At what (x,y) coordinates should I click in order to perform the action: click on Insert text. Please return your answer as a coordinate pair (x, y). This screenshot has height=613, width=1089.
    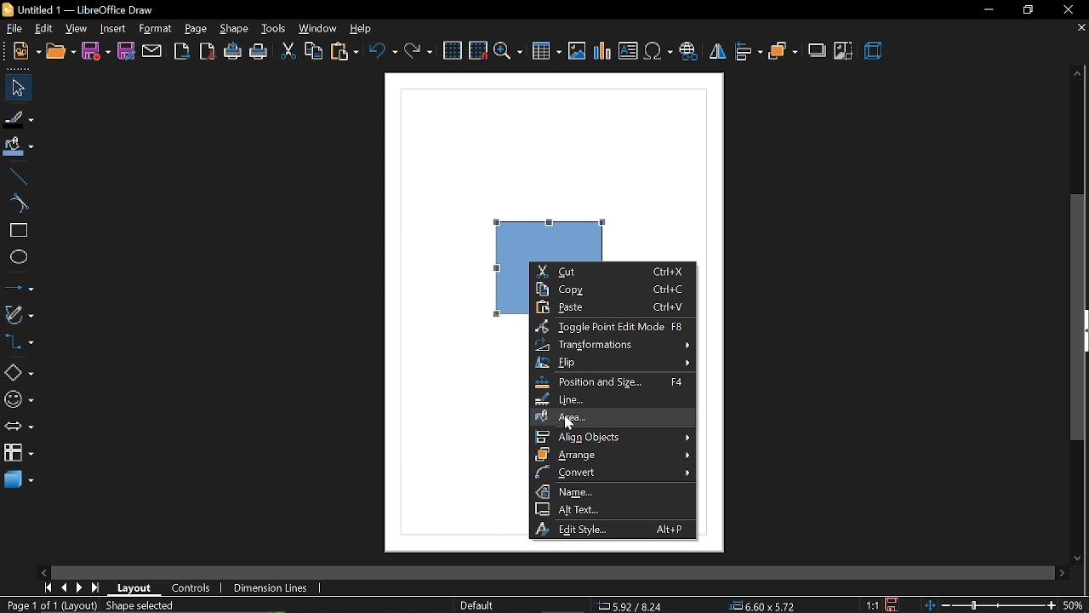
    Looking at the image, I should click on (628, 52).